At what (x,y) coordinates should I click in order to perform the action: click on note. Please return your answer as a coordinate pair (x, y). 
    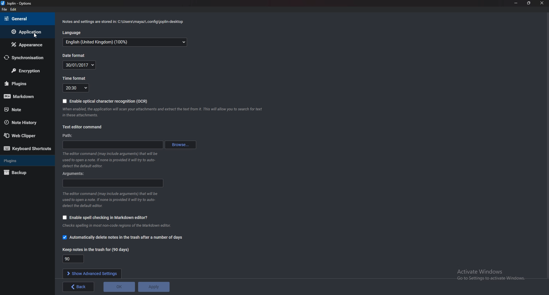
    Looking at the image, I should click on (23, 109).